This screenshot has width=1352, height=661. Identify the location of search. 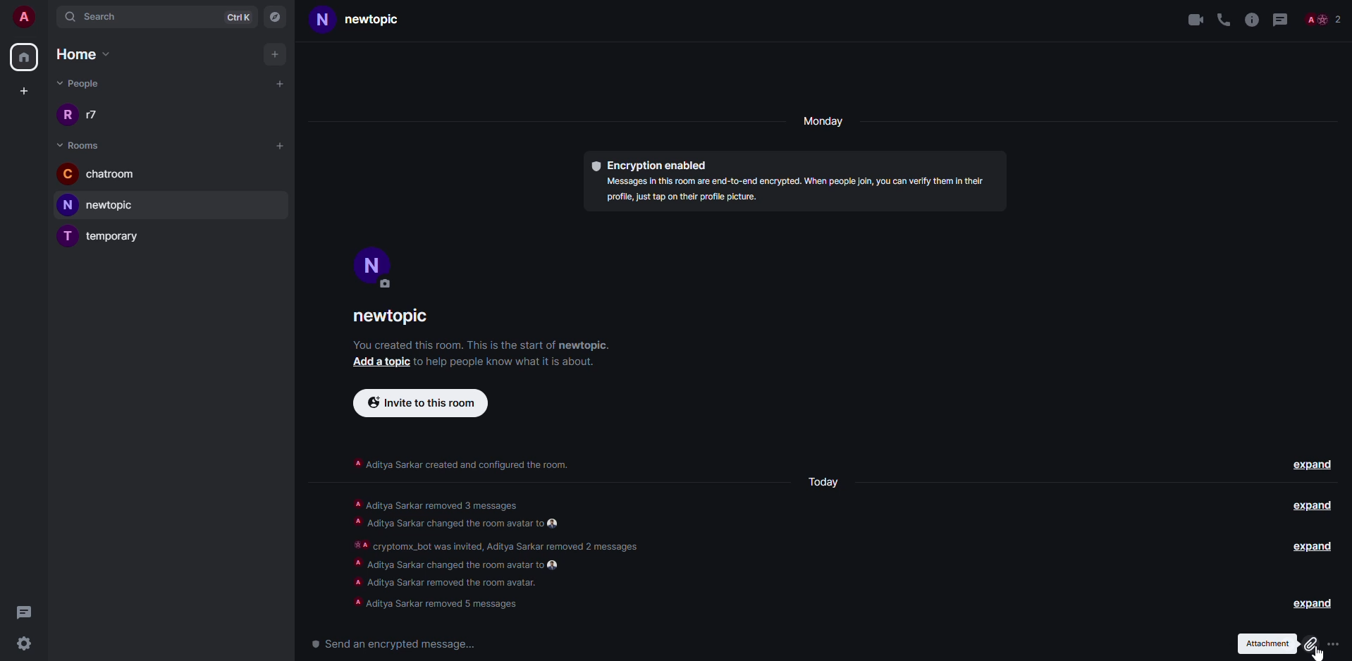
(103, 16).